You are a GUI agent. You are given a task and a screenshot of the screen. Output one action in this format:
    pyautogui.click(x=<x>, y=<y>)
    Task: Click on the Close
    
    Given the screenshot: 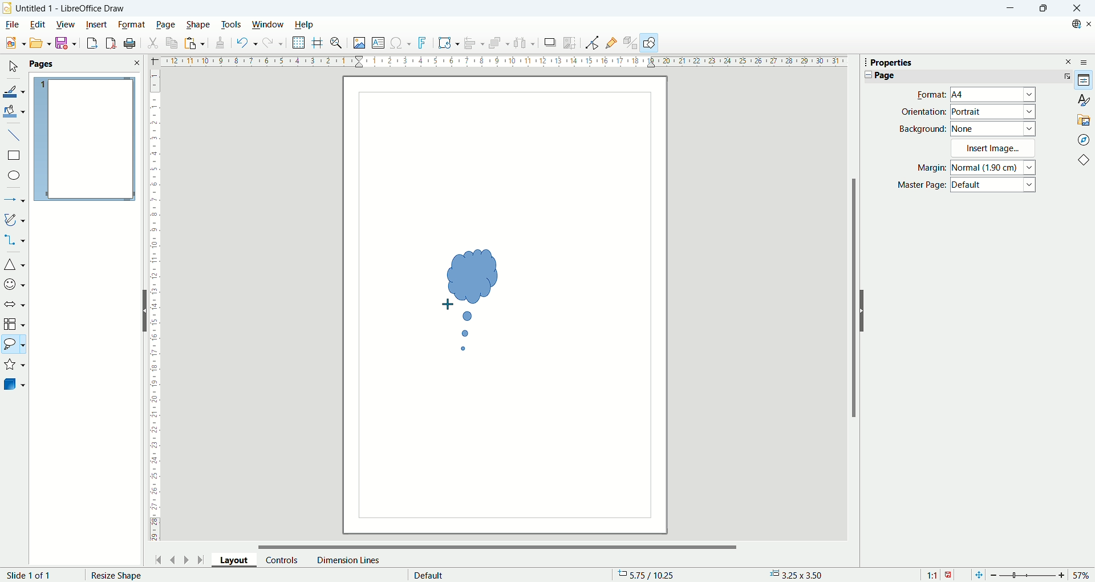 What is the action you would take?
    pyautogui.click(x=1077, y=9)
    